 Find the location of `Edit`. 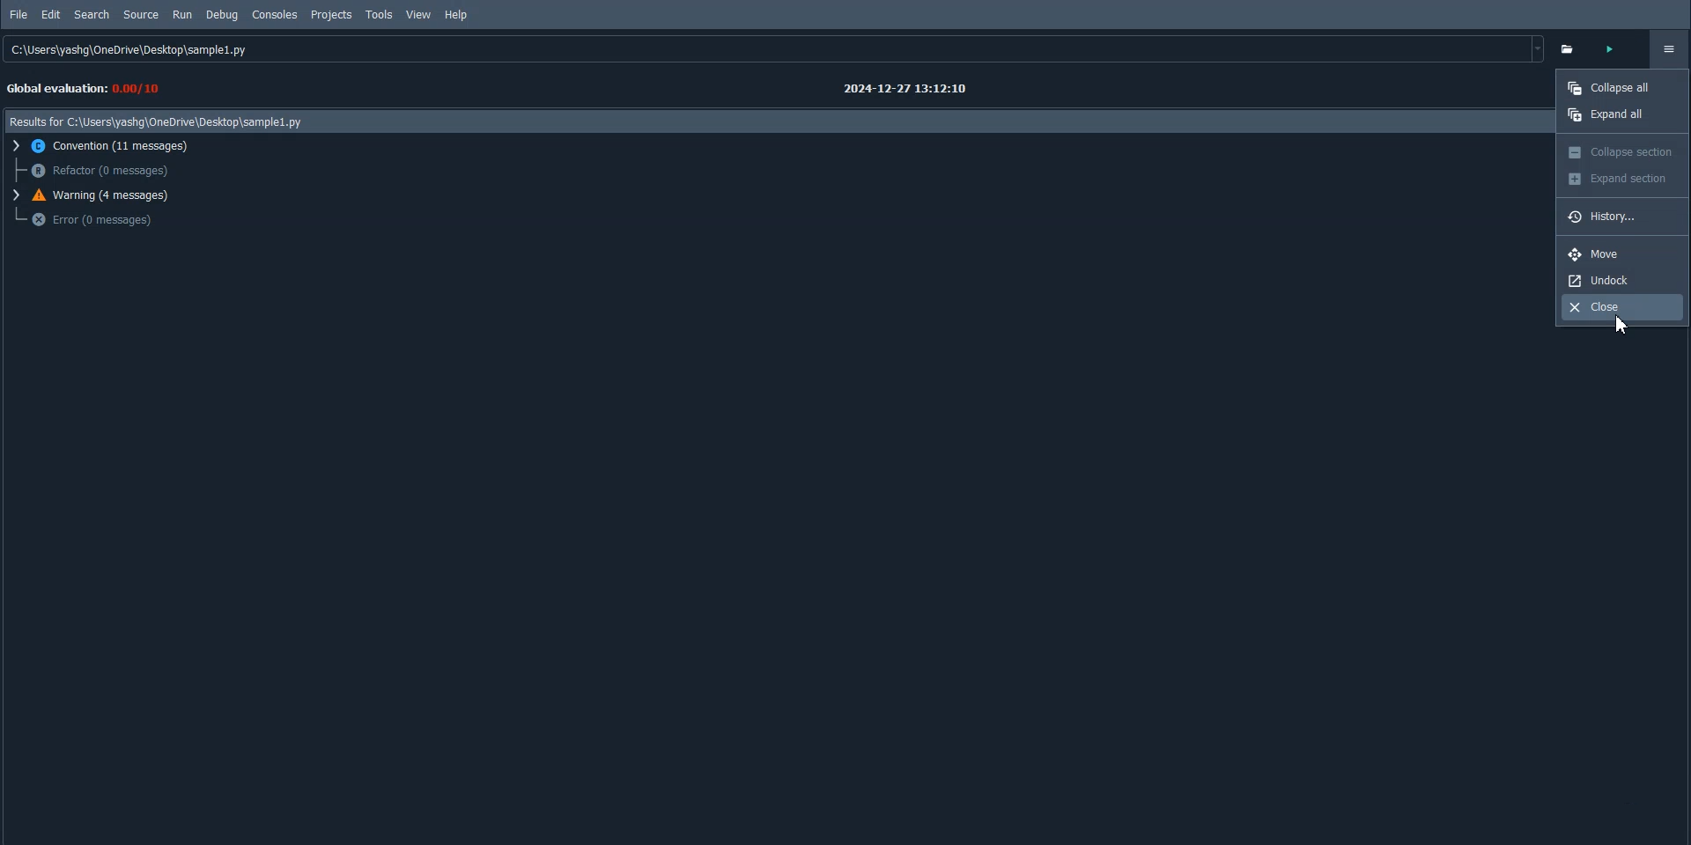

Edit is located at coordinates (51, 14).